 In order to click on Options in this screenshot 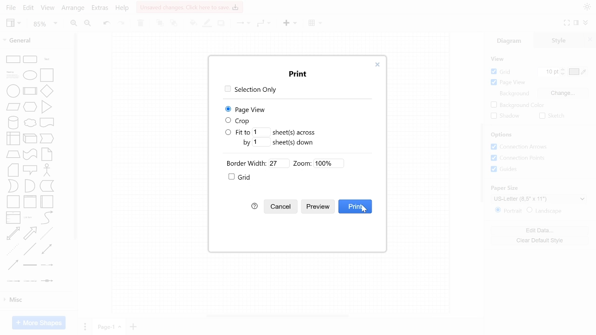, I will do `click(501, 134)`.